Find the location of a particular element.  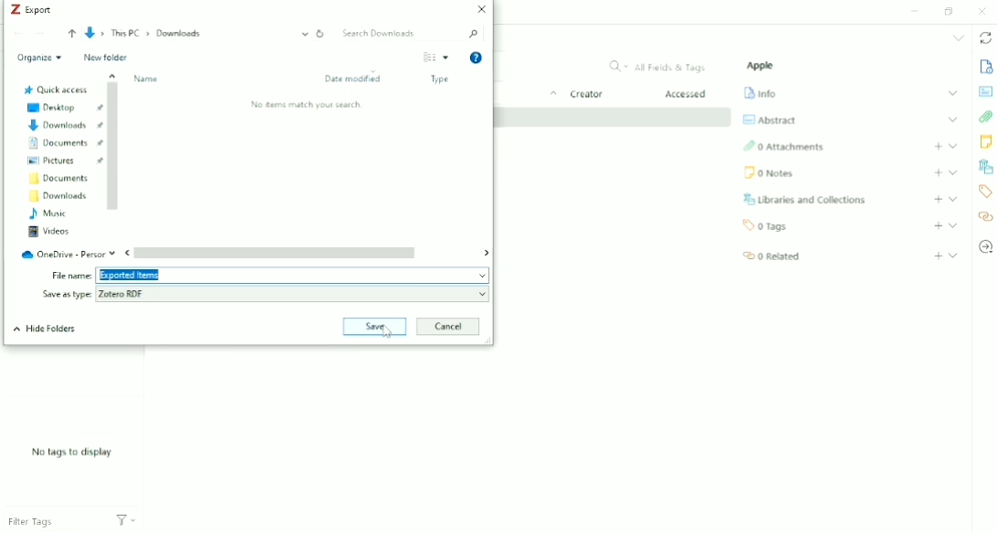

Close is located at coordinates (984, 11).